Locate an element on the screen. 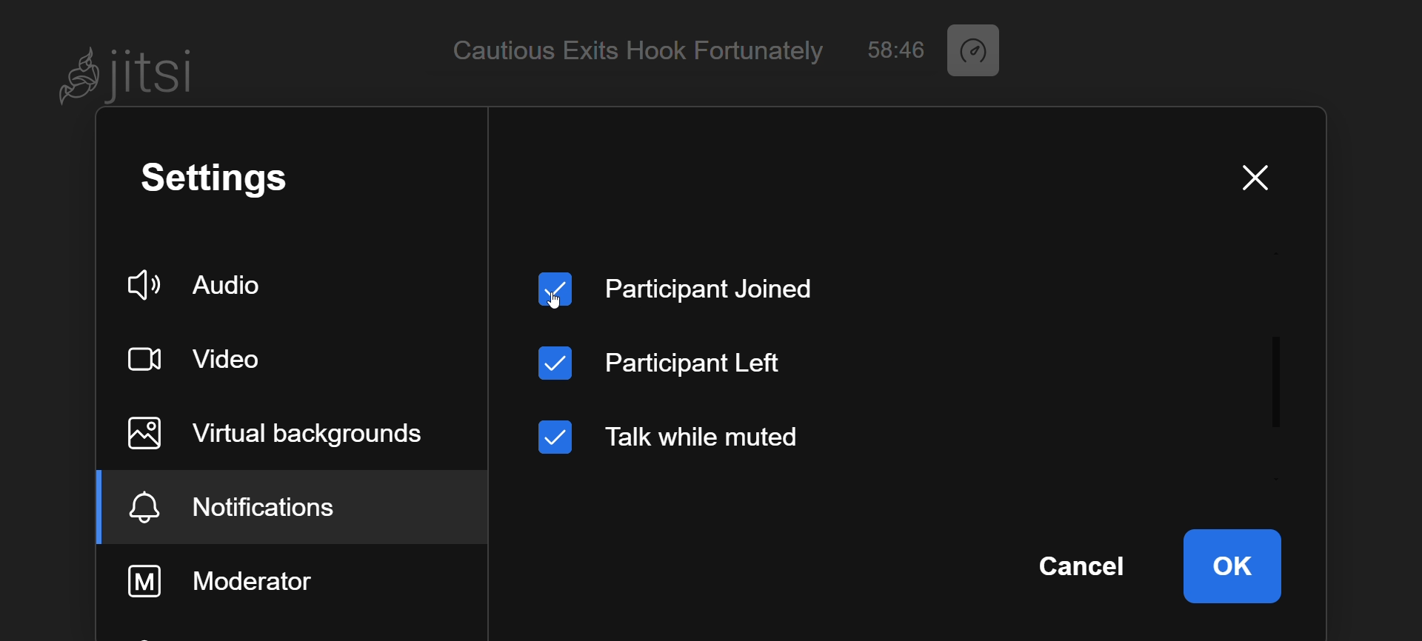 Image resolution: width=1422 pixels, height=641 pixels. scroll bar is located at coordinates (1277, 343).